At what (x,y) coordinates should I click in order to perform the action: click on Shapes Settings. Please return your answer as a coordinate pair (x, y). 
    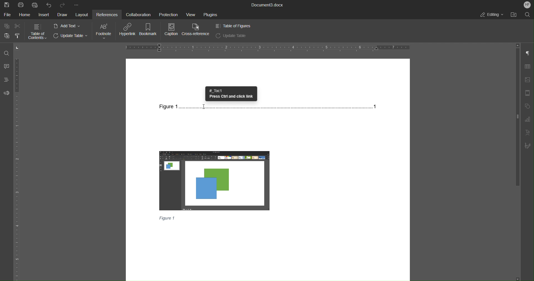
    Looking at the image, I should click on (528, 107).